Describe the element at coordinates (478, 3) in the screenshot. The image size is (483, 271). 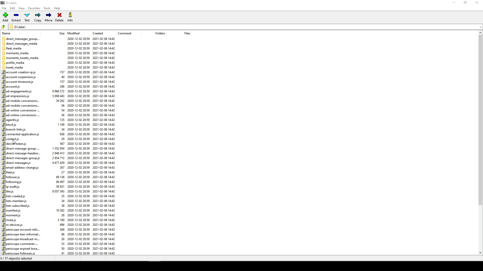
I see `close` at that location.